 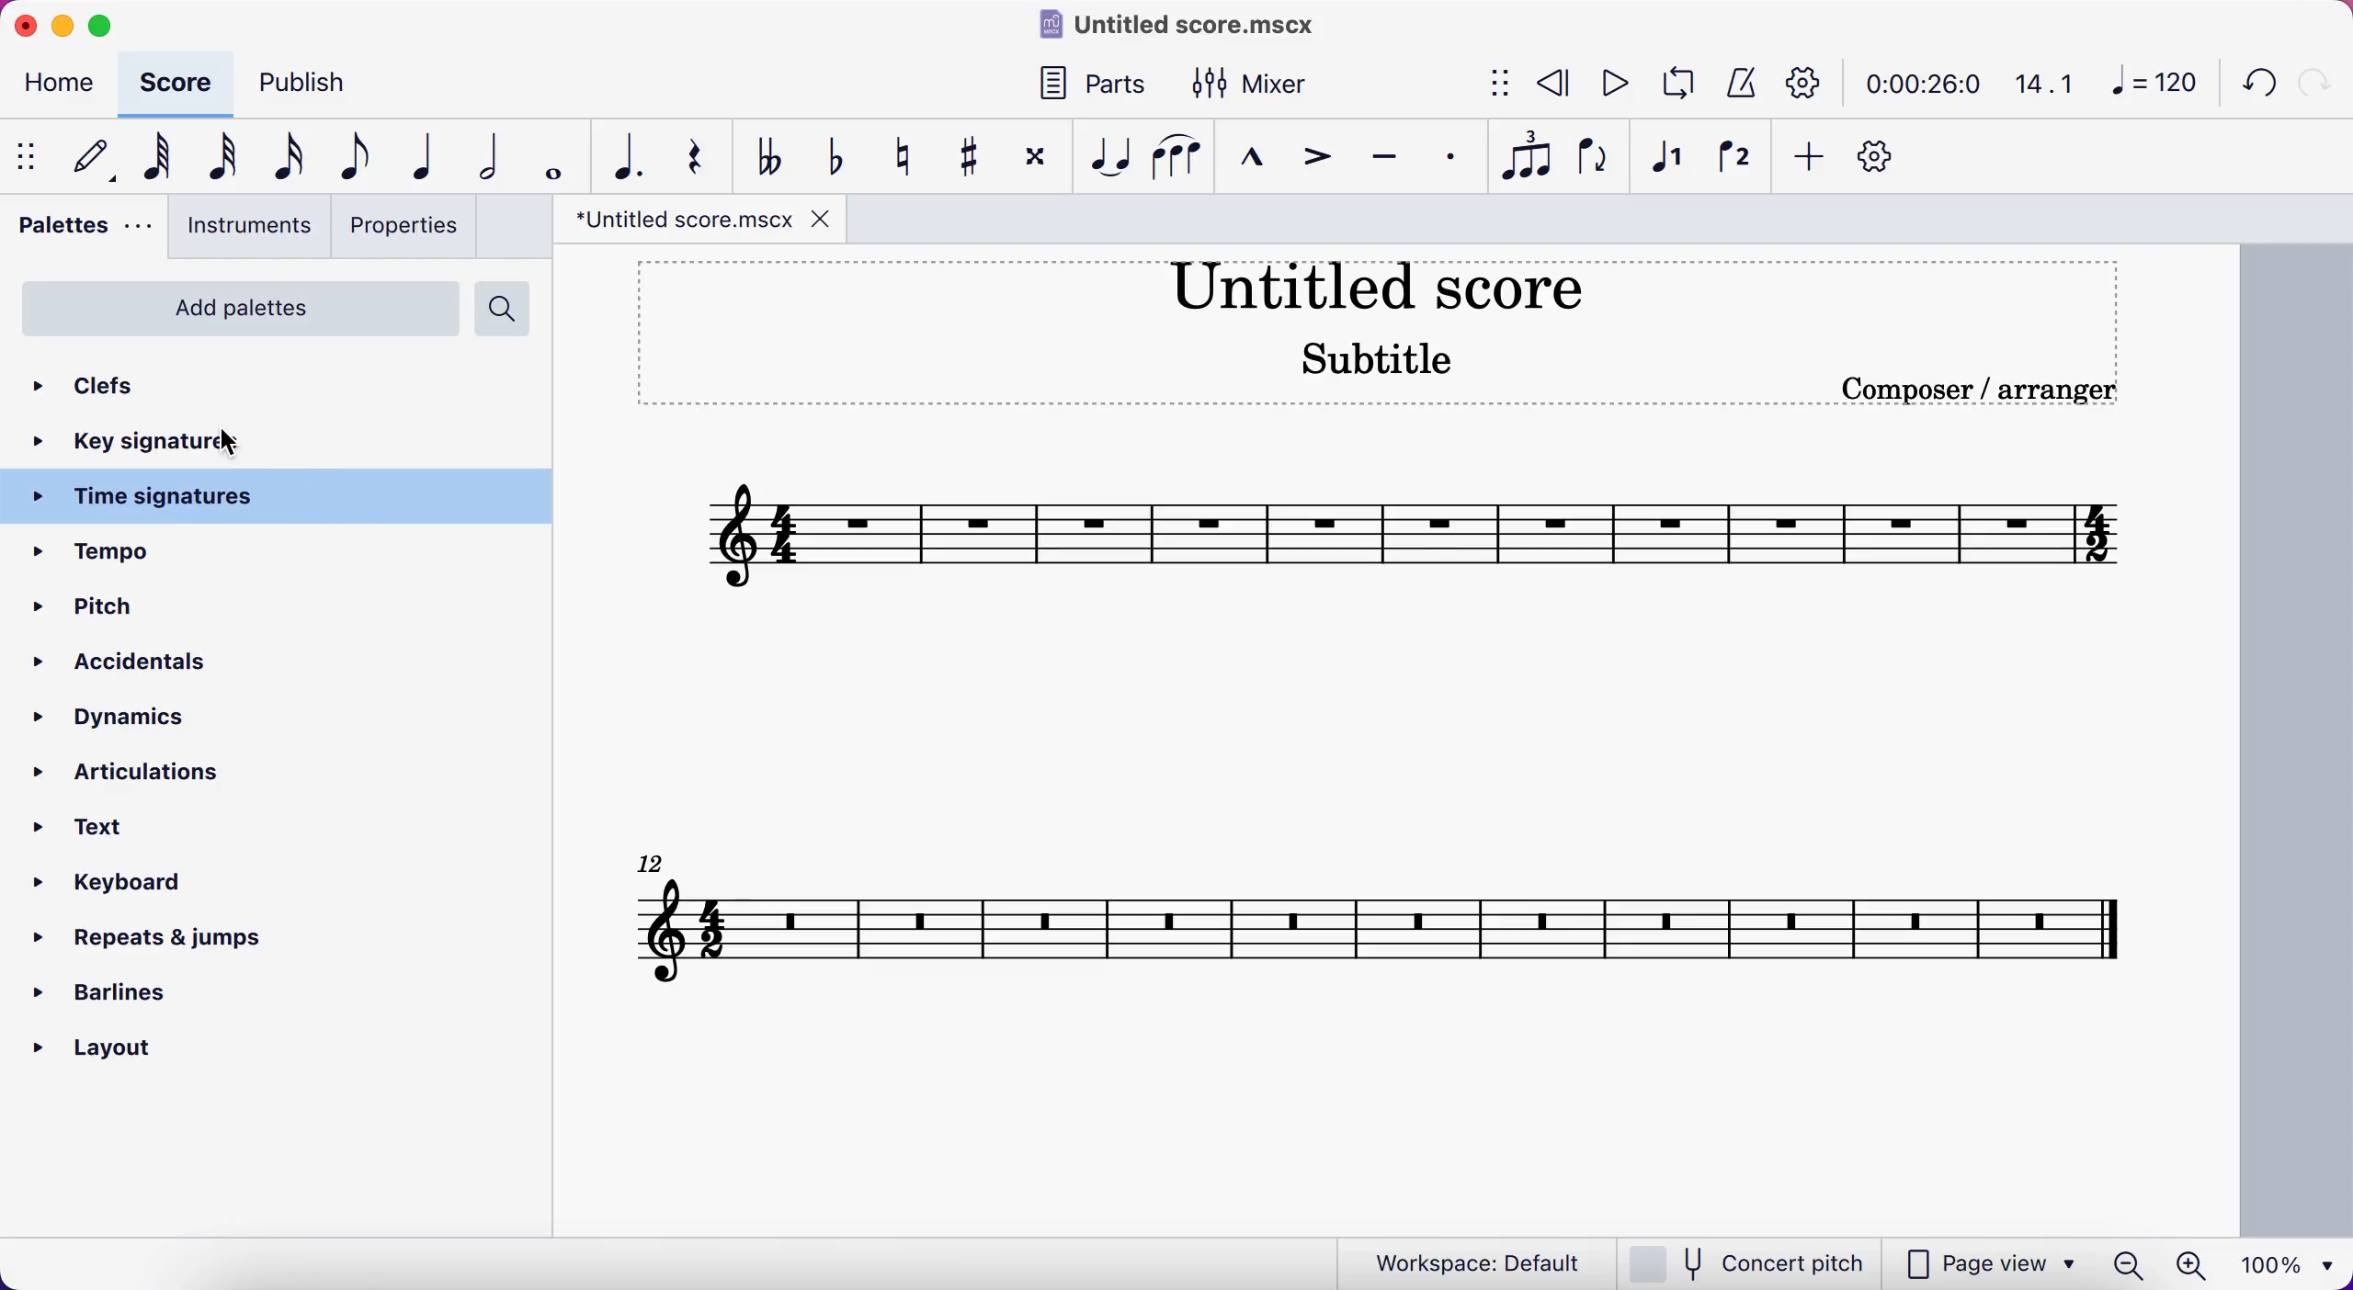 I want to click on score, so click(x=1414, y=532).